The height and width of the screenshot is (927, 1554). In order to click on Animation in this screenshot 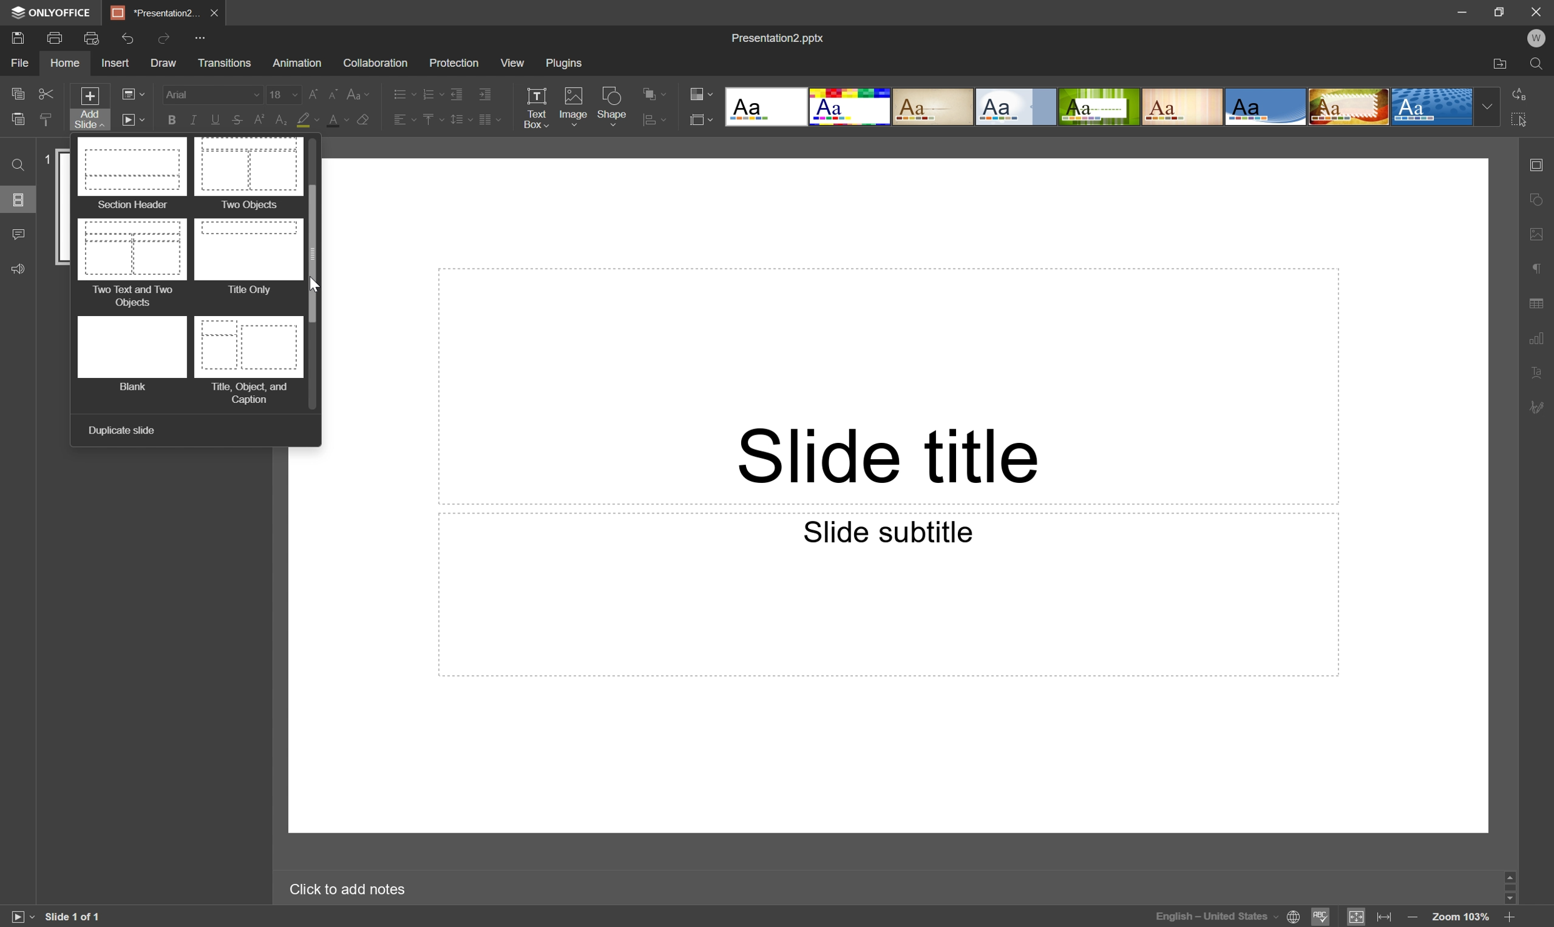, I will do `click(294, 63)`.